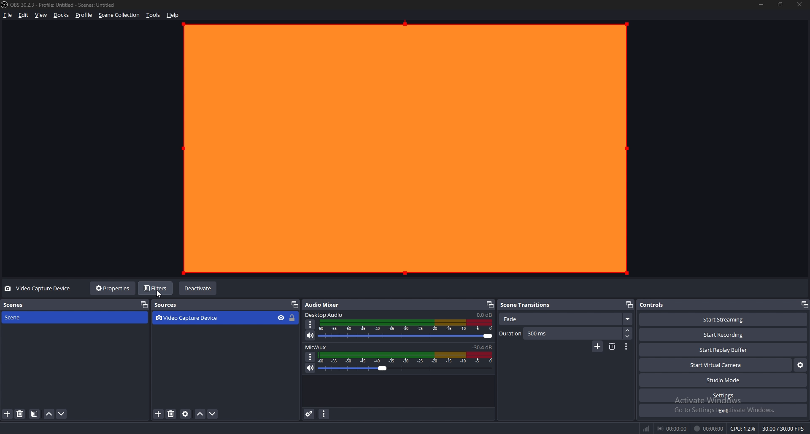 This screenshot has height=434, width=810. What do you see at coordinates (294, 305) in the screenshot?
I see `pop out` at bounding box center [294, 305].